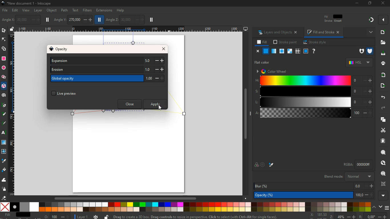 This screenshot has width=390, height=219. Describe the element at coordinates (100, 20) in the screenshot. I see `pause` at that location.